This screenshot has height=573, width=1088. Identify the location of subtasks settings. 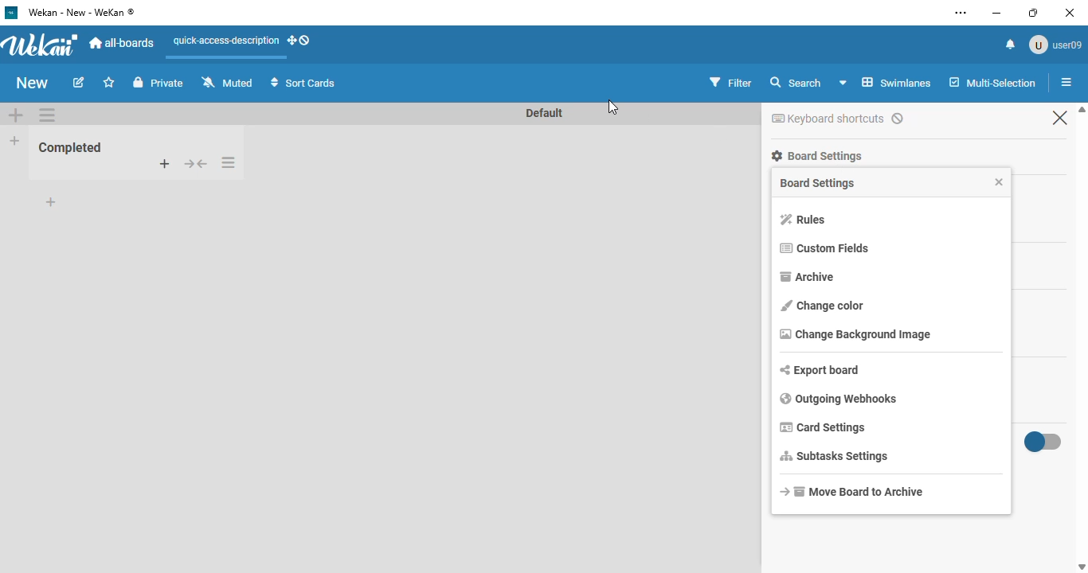
(835, 457).